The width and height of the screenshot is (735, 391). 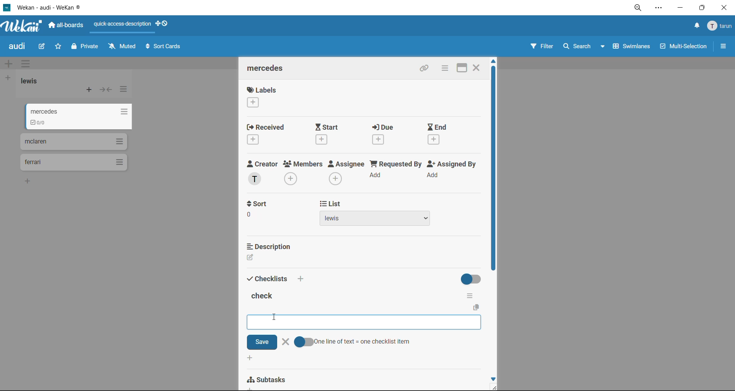 I want to click on card title, so click(x=269, y=69).